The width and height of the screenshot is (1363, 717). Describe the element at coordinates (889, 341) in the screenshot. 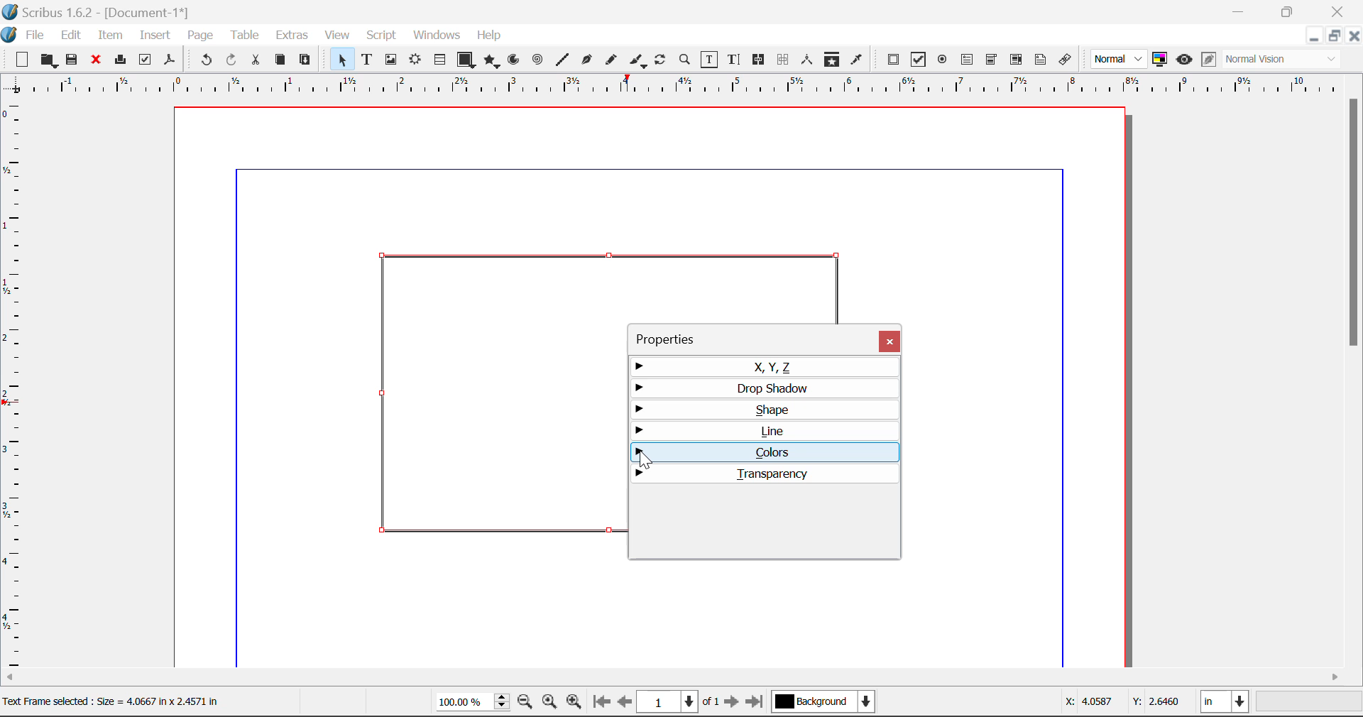

I see `Close` at that location.